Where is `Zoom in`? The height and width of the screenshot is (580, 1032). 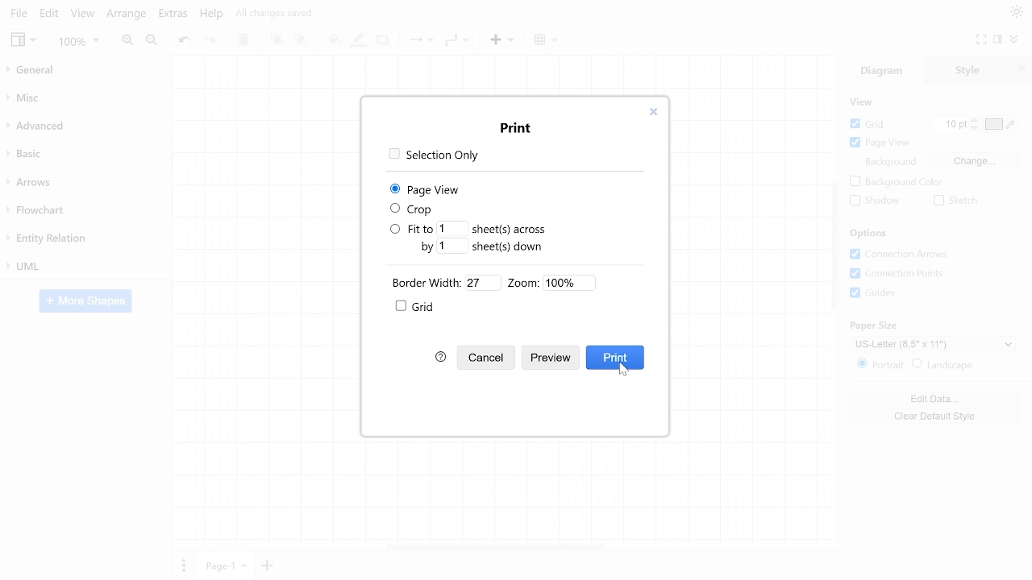 Zoom in is located at coordinates (127, 40).